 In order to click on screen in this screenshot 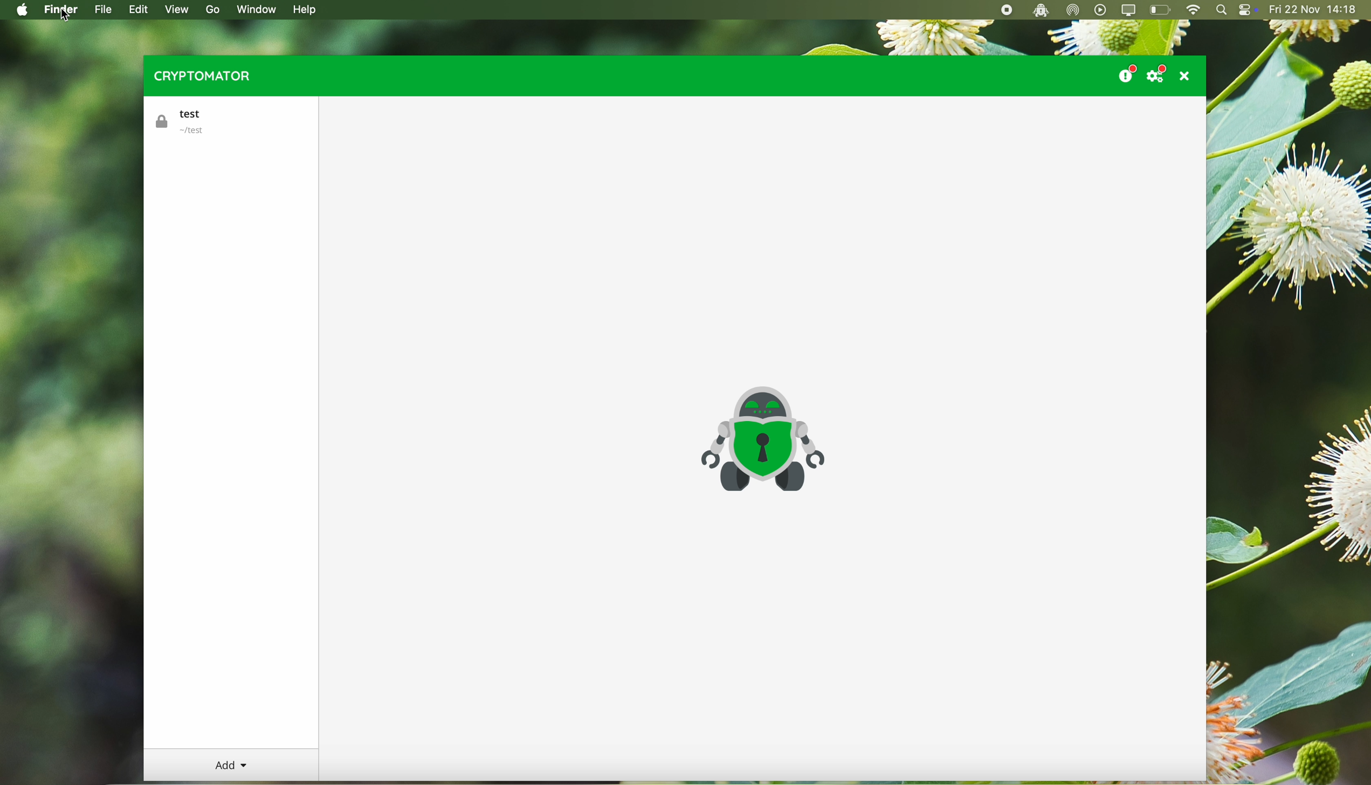, I will do `click(1130, 10)`.